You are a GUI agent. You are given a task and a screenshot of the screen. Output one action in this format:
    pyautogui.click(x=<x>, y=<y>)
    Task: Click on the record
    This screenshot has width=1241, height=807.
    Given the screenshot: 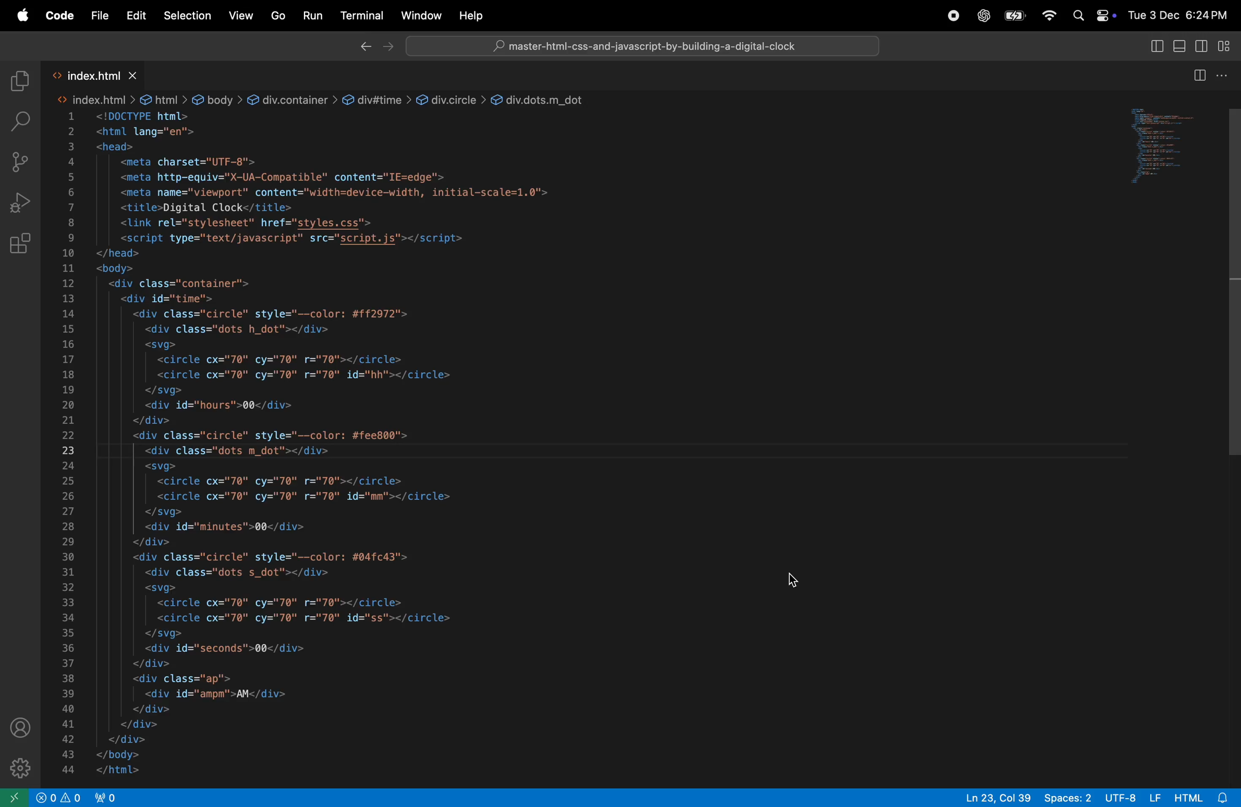 What is the action you would take?
    pyautogui.click(x=952, y=16)
    